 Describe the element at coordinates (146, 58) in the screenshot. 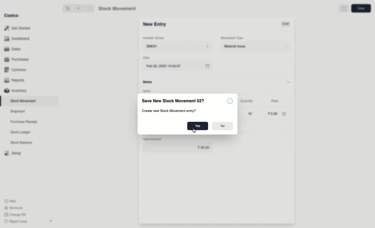

I see `Date` at that location.